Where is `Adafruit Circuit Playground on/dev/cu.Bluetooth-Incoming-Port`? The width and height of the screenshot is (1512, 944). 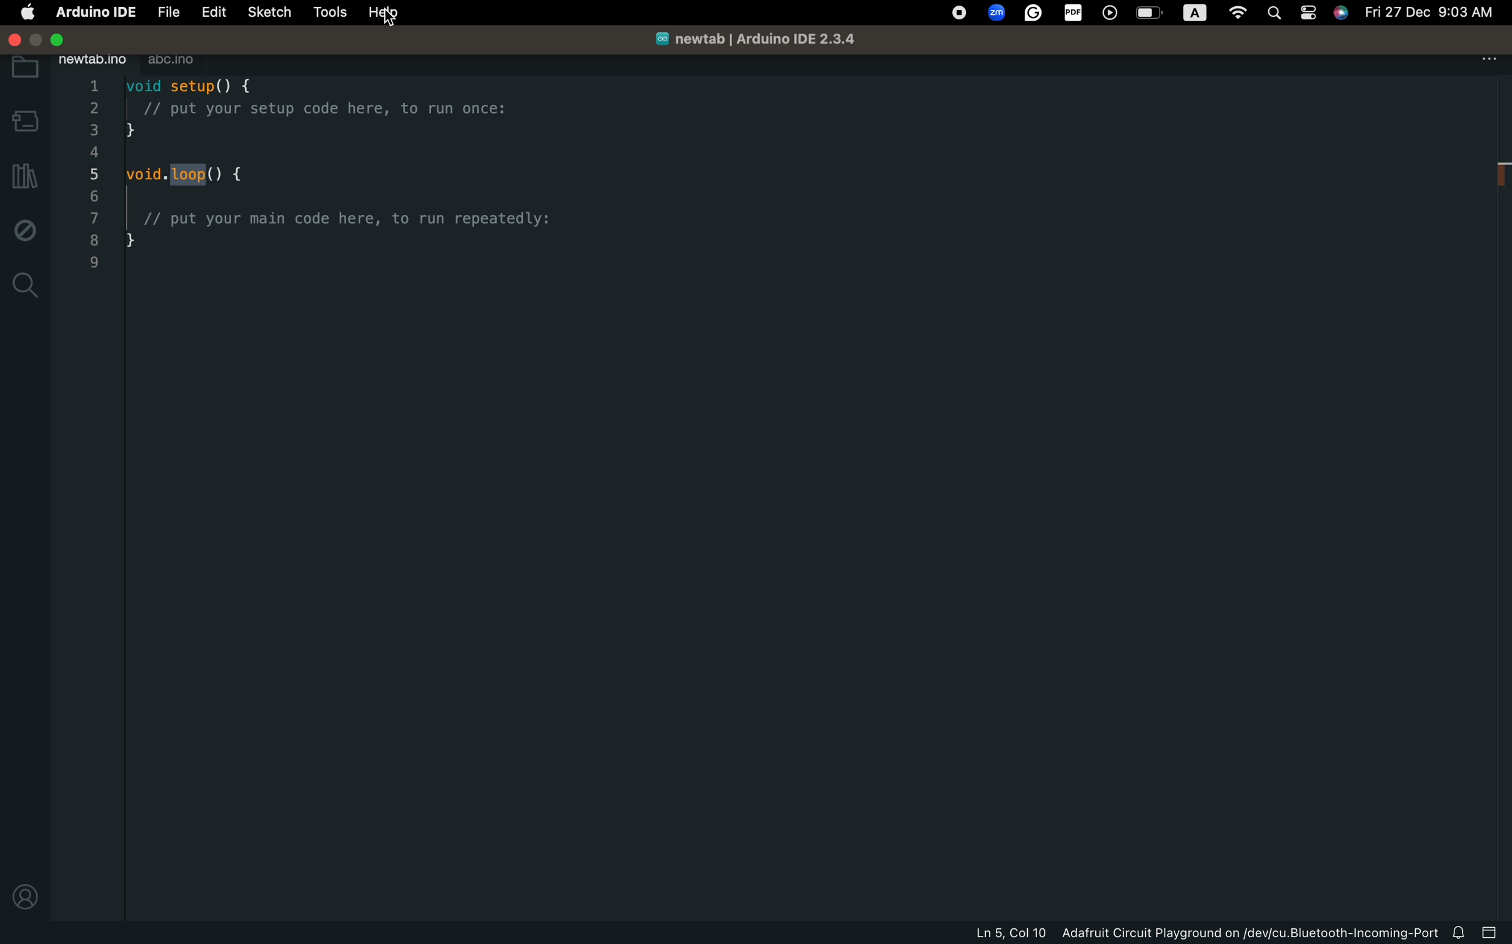
Adafruit Circuit Playground on/dev/cu.Bluetooth-Incoming-Port is located at coordinates (1248, 933).